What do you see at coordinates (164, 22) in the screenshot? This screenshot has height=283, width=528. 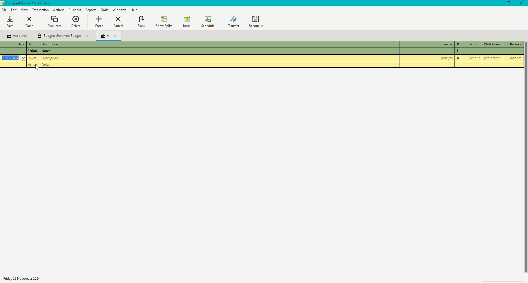 I see `Show Splits` at bounding box center [164, 22].